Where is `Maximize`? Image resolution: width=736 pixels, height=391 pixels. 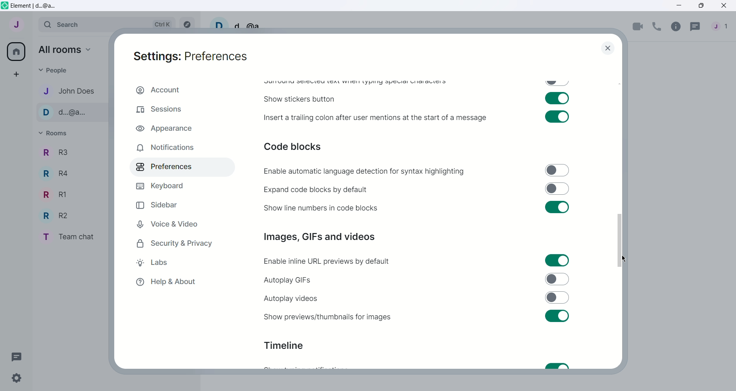
Maximize is located at coordinates (702, 5).